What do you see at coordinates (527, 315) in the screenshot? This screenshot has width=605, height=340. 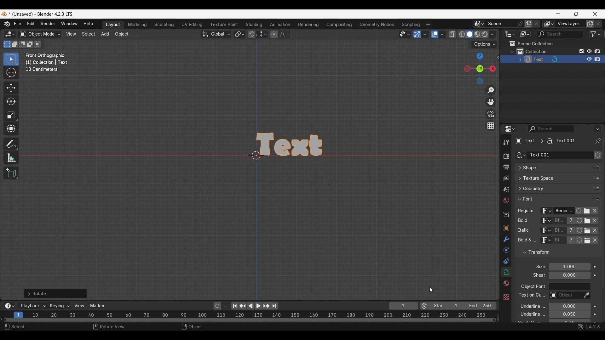 I see `underline` at bounding box center [527, 315].